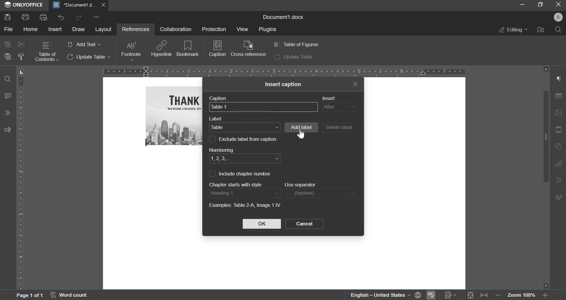 The height and width of the screenshot is (300, 566). I want to click on exclude label from caption, so click(212, 138).